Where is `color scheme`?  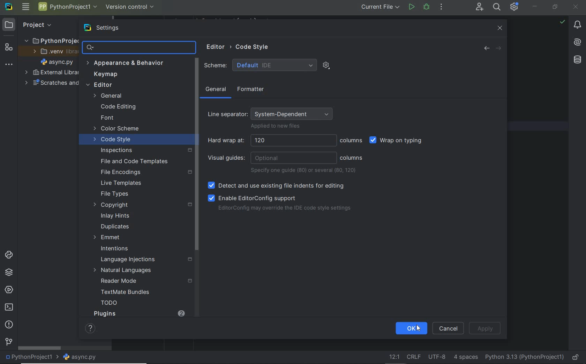 color scheme is located at coordinates (117, 129).